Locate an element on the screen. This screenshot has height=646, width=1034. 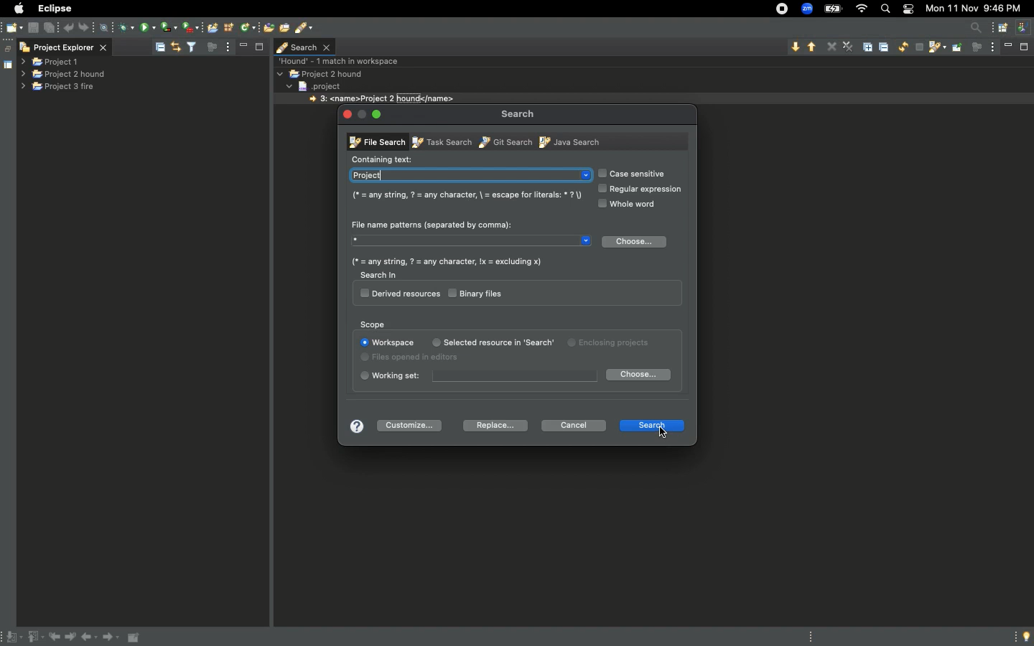
Derived resources is located at coordinates (399, 294).